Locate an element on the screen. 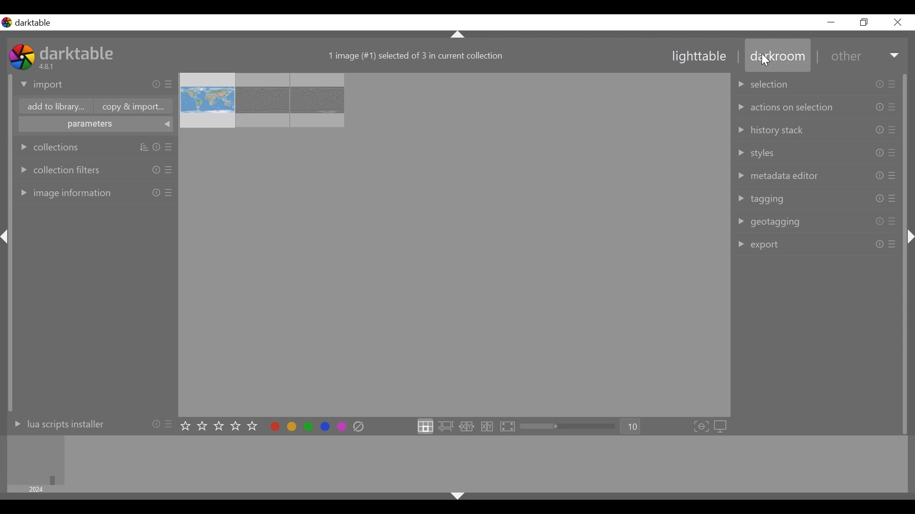  close is located at coordinates (899, 22).